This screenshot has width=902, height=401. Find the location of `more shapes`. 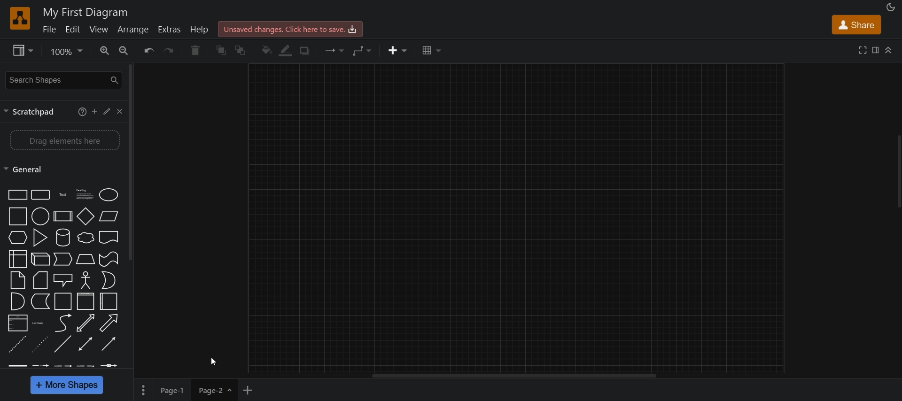

more shapes is located at coordinates (66, 386).